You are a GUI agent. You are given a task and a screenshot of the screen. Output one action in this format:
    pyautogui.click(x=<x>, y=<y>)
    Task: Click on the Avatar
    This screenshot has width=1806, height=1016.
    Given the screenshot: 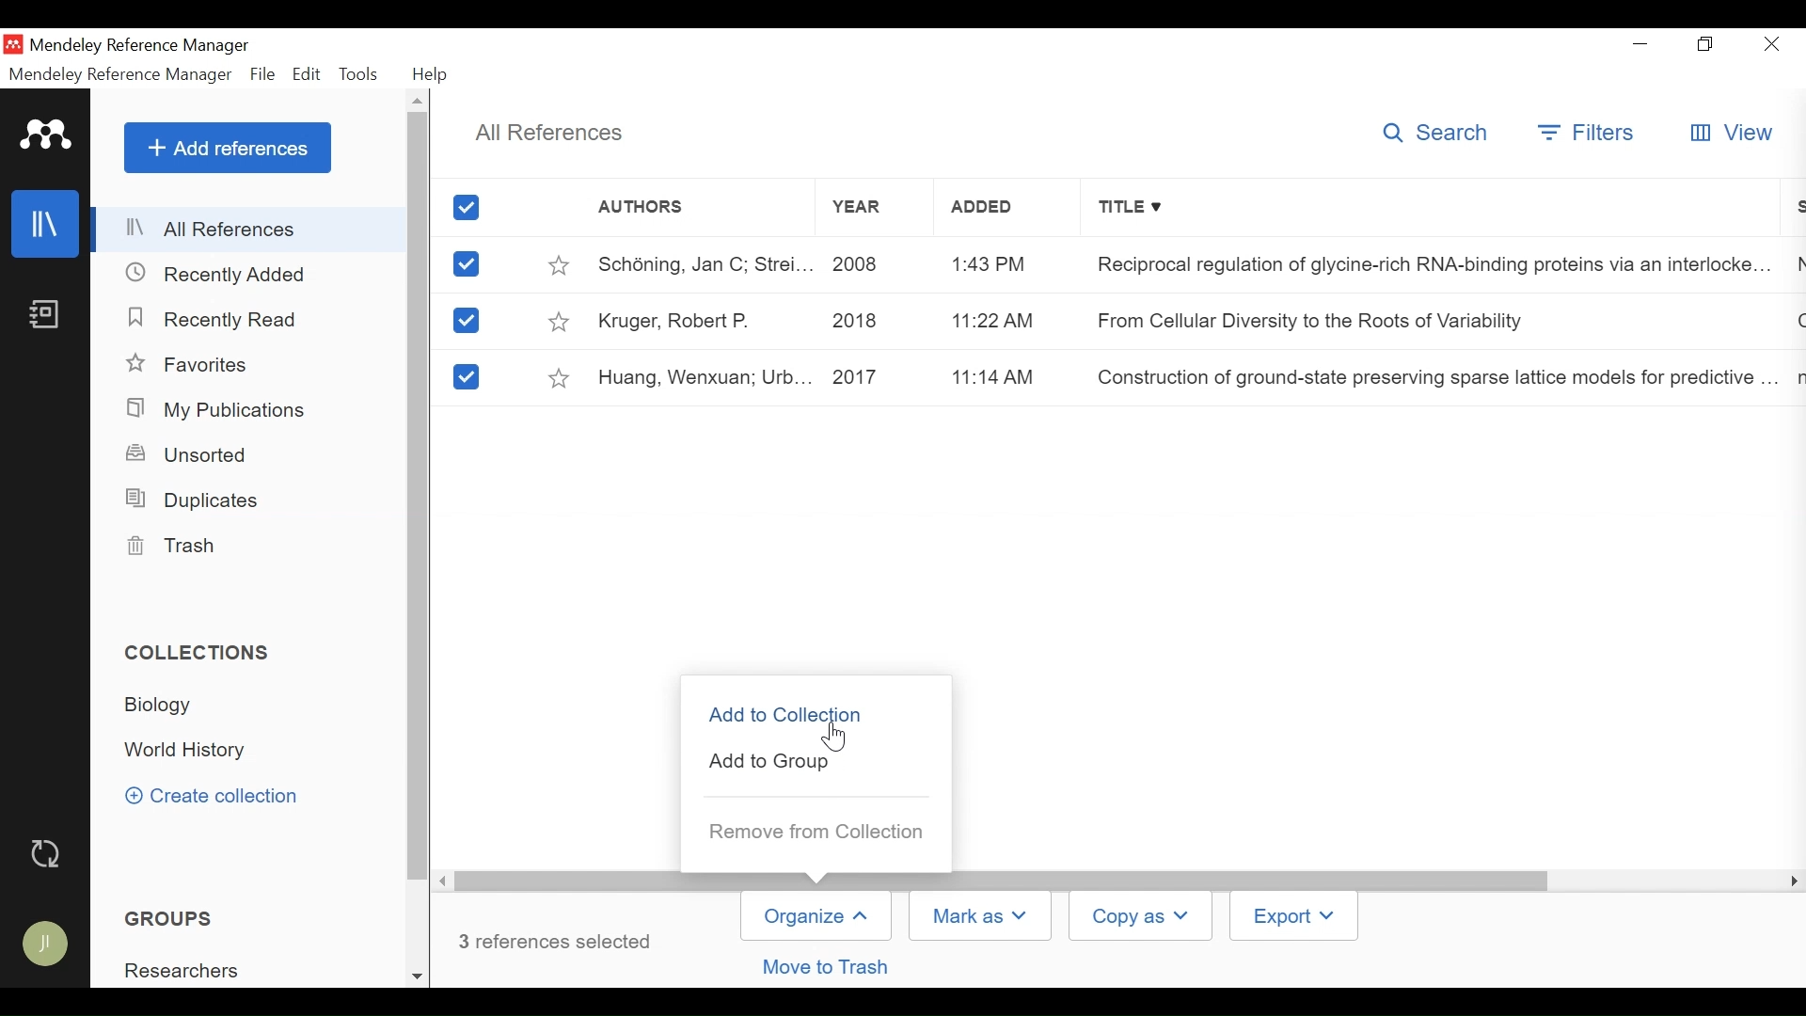 What is the action you would take?
    pyautogui.click(x=46, y=946)
    